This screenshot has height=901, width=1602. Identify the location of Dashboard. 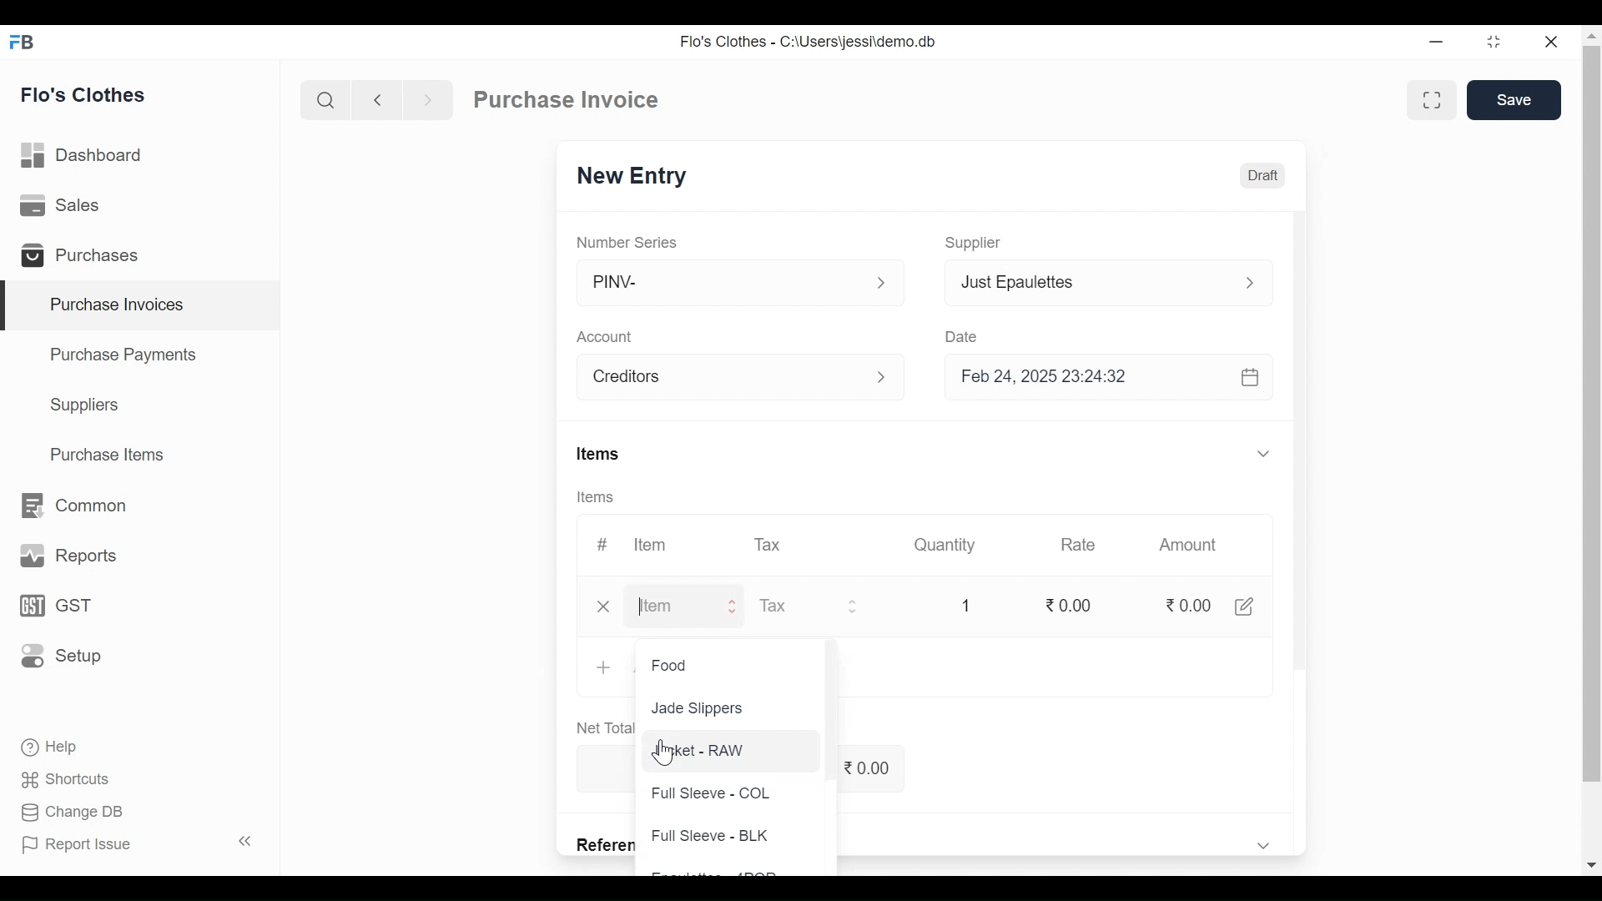
(90, 156).